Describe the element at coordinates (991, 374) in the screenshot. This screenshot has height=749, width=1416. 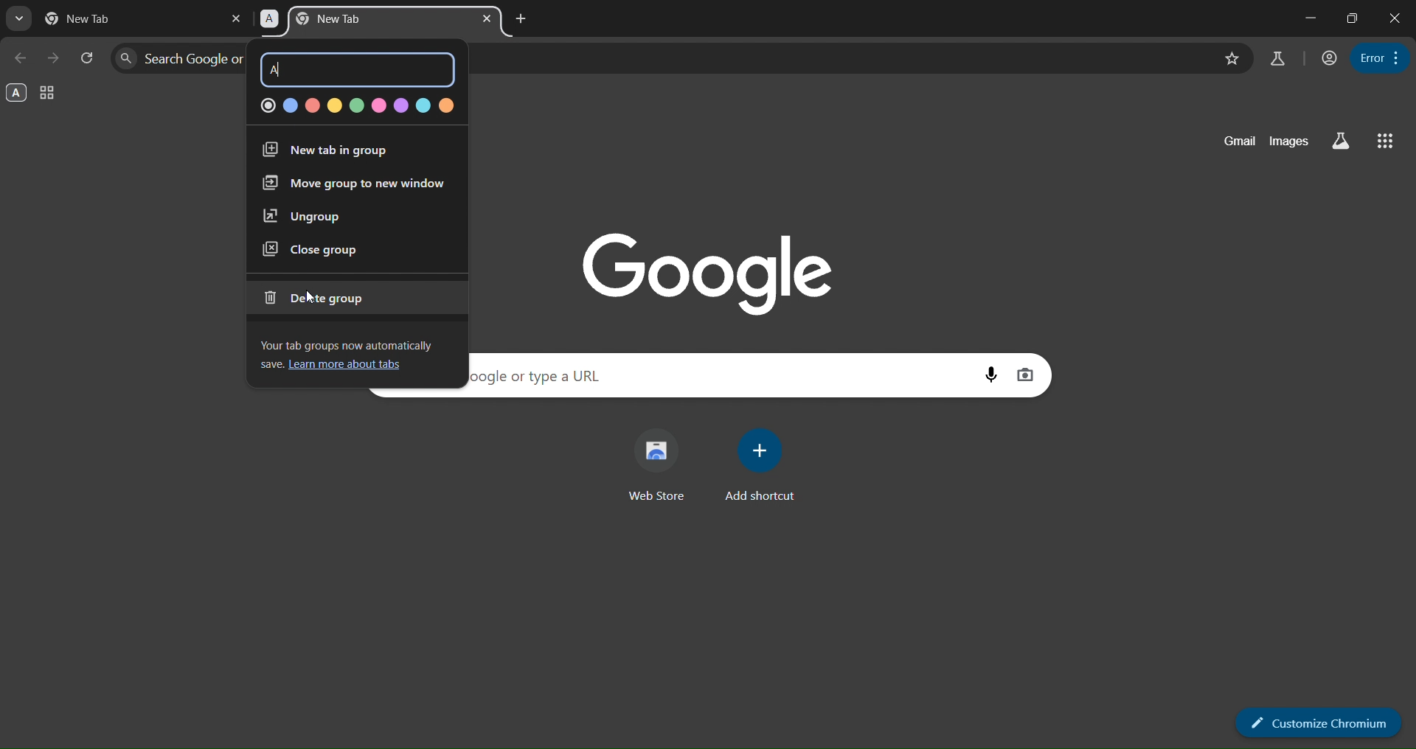
I see `voice search` at that location.